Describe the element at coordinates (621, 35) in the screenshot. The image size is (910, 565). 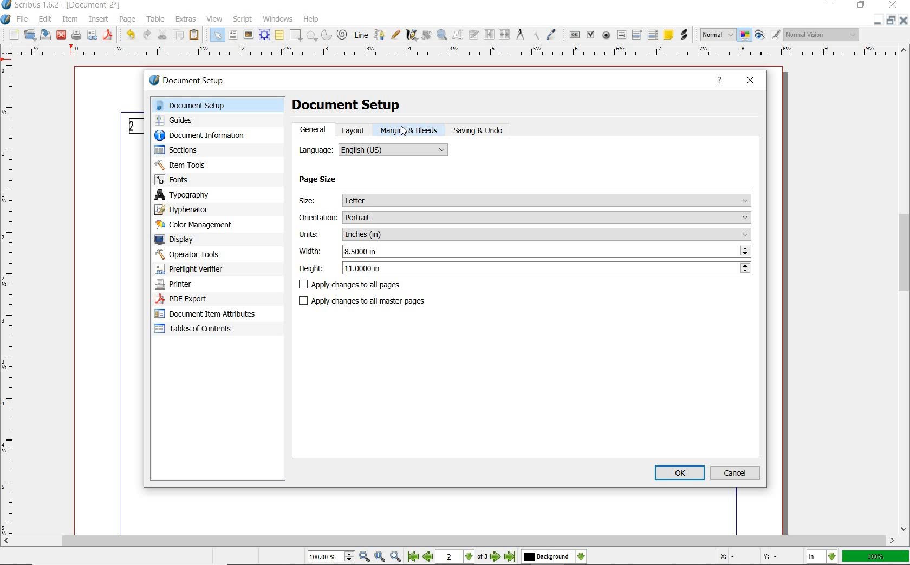
I see `pdf text field` at that location.